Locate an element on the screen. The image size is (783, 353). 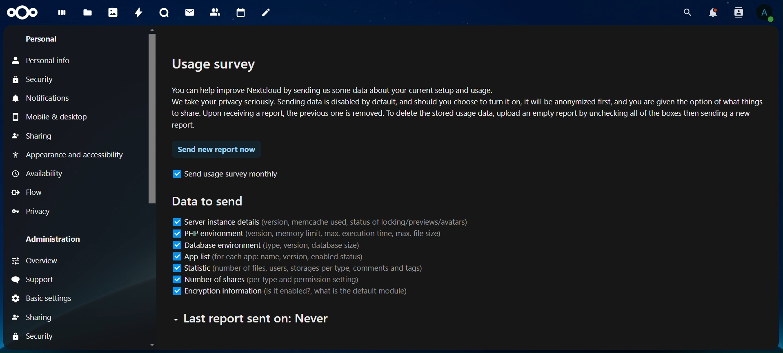
contacts is located at coordinates (215, 13).